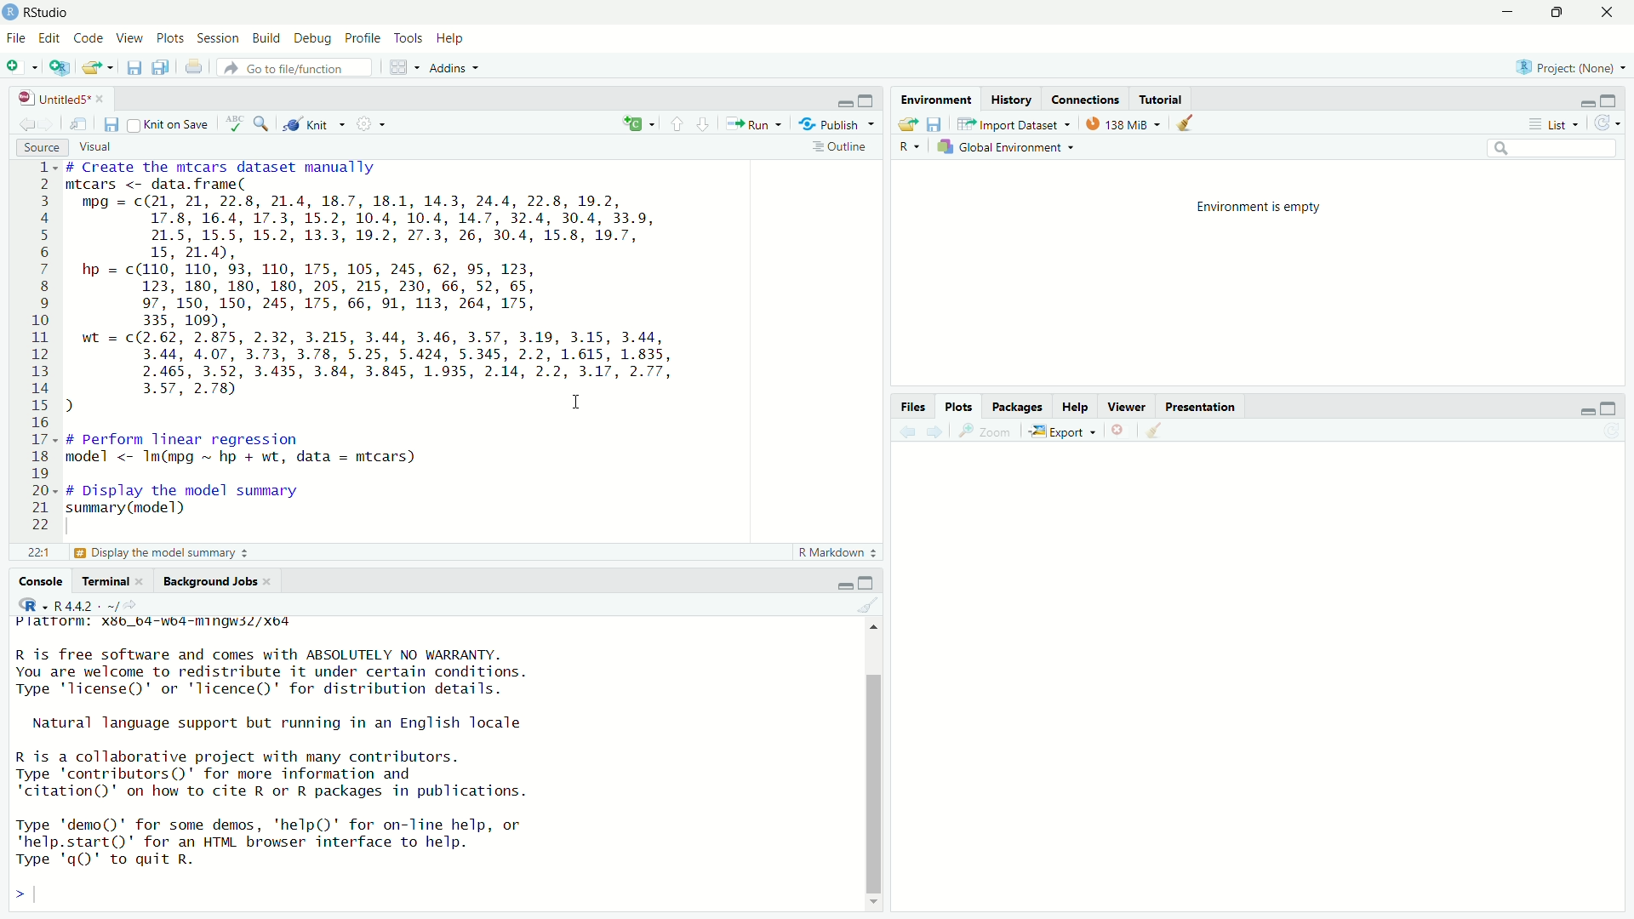  Describe the element at coordinates (990, 431) in the screenshot. I see `Zoom` at that location.